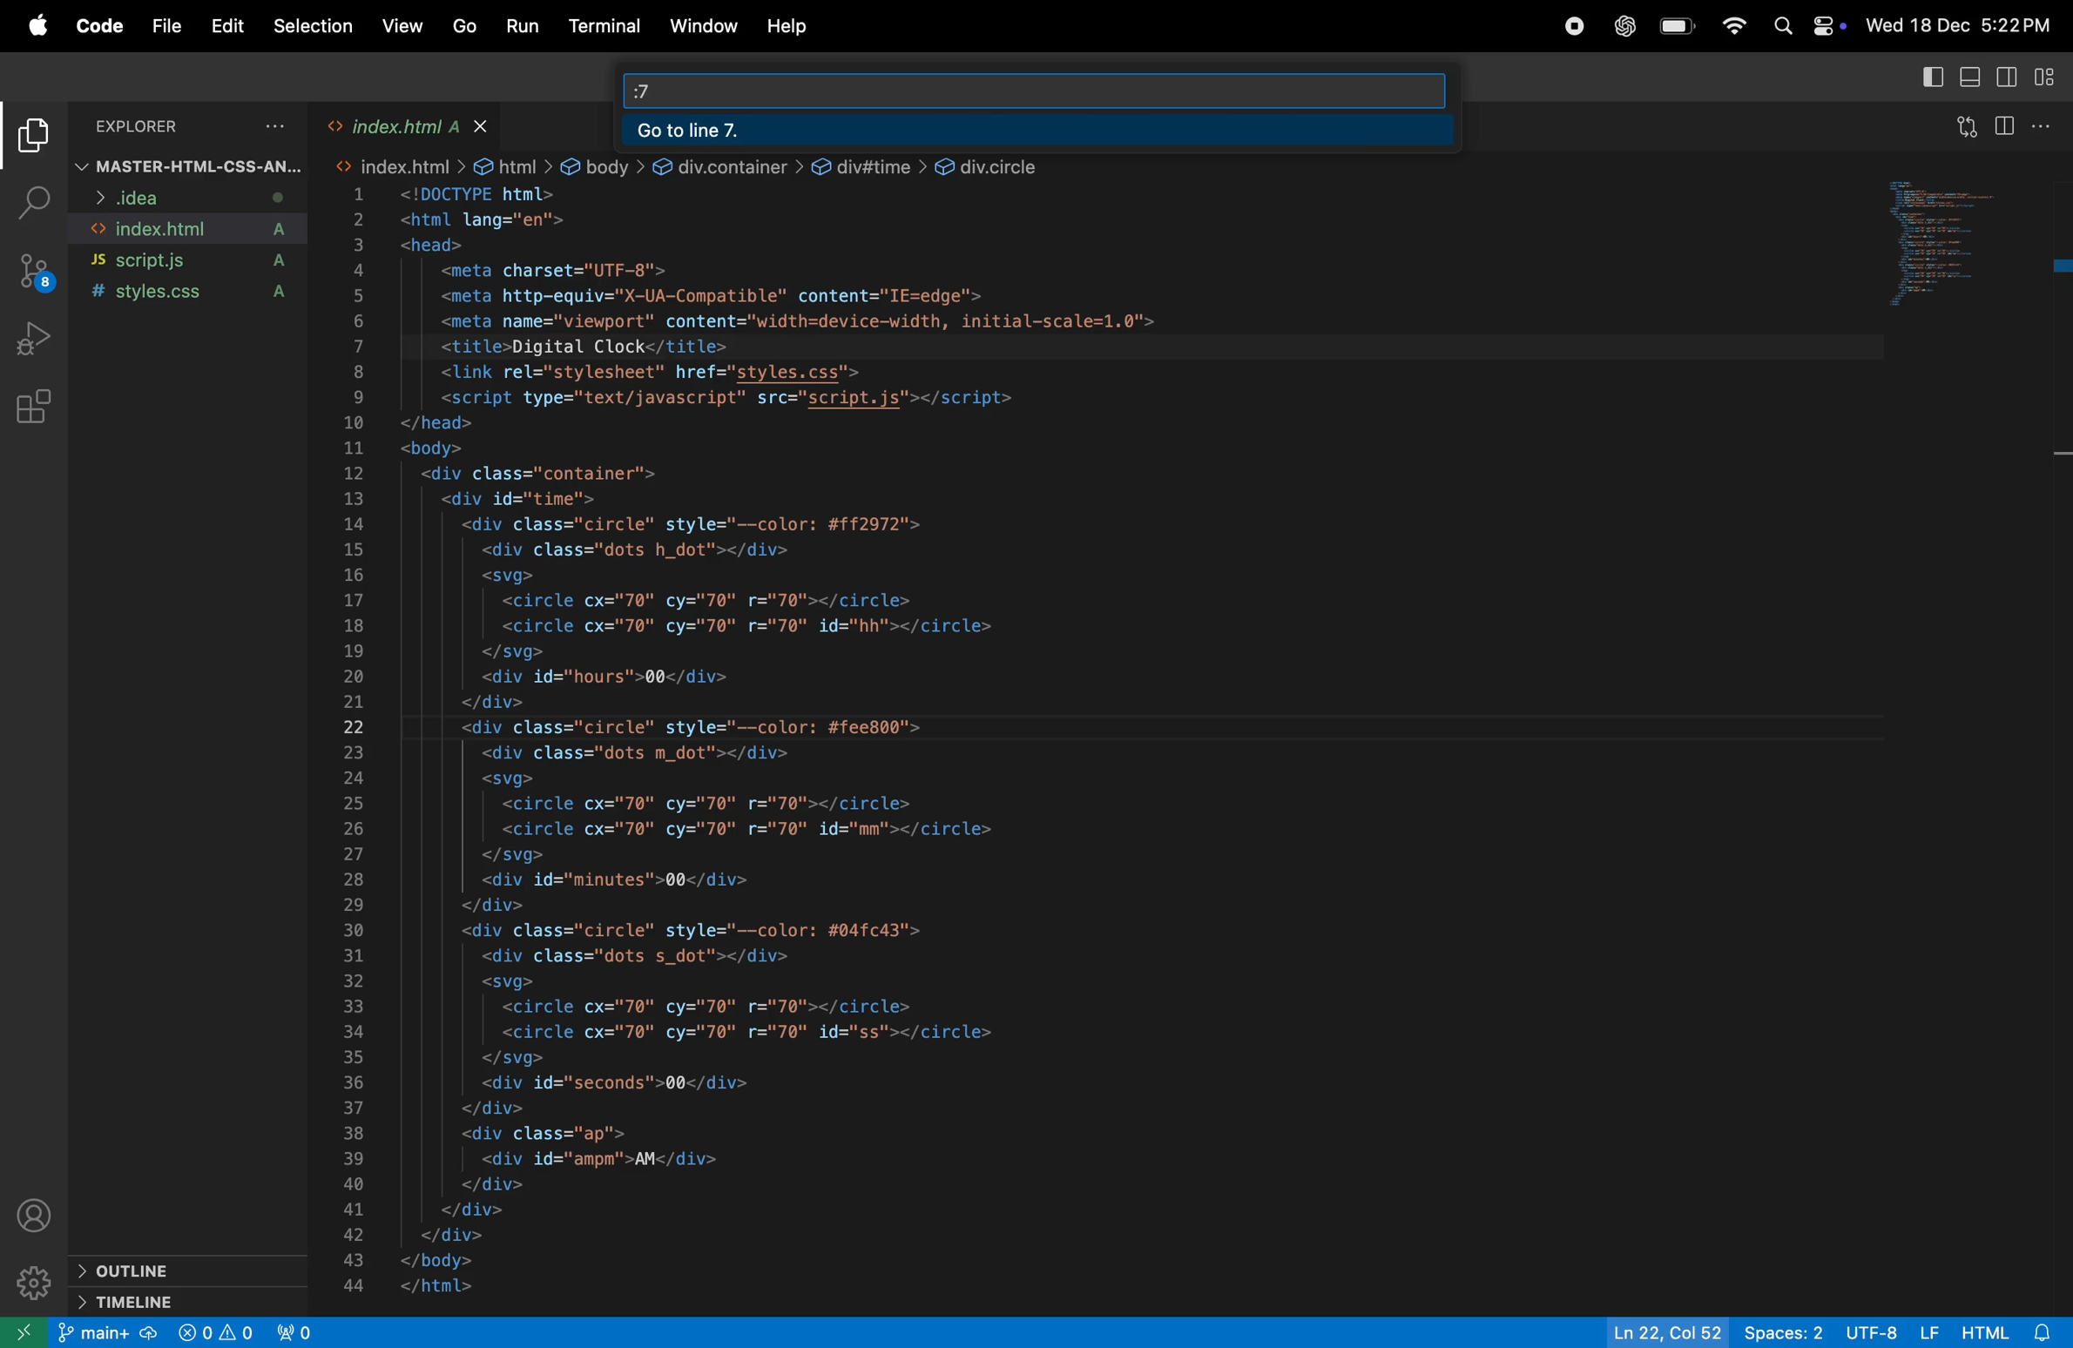 The width and height of the screenshot is (2073, 1348). Describe the element at coordinates (1006, 164) in the screenshot. I see `link` at that location.